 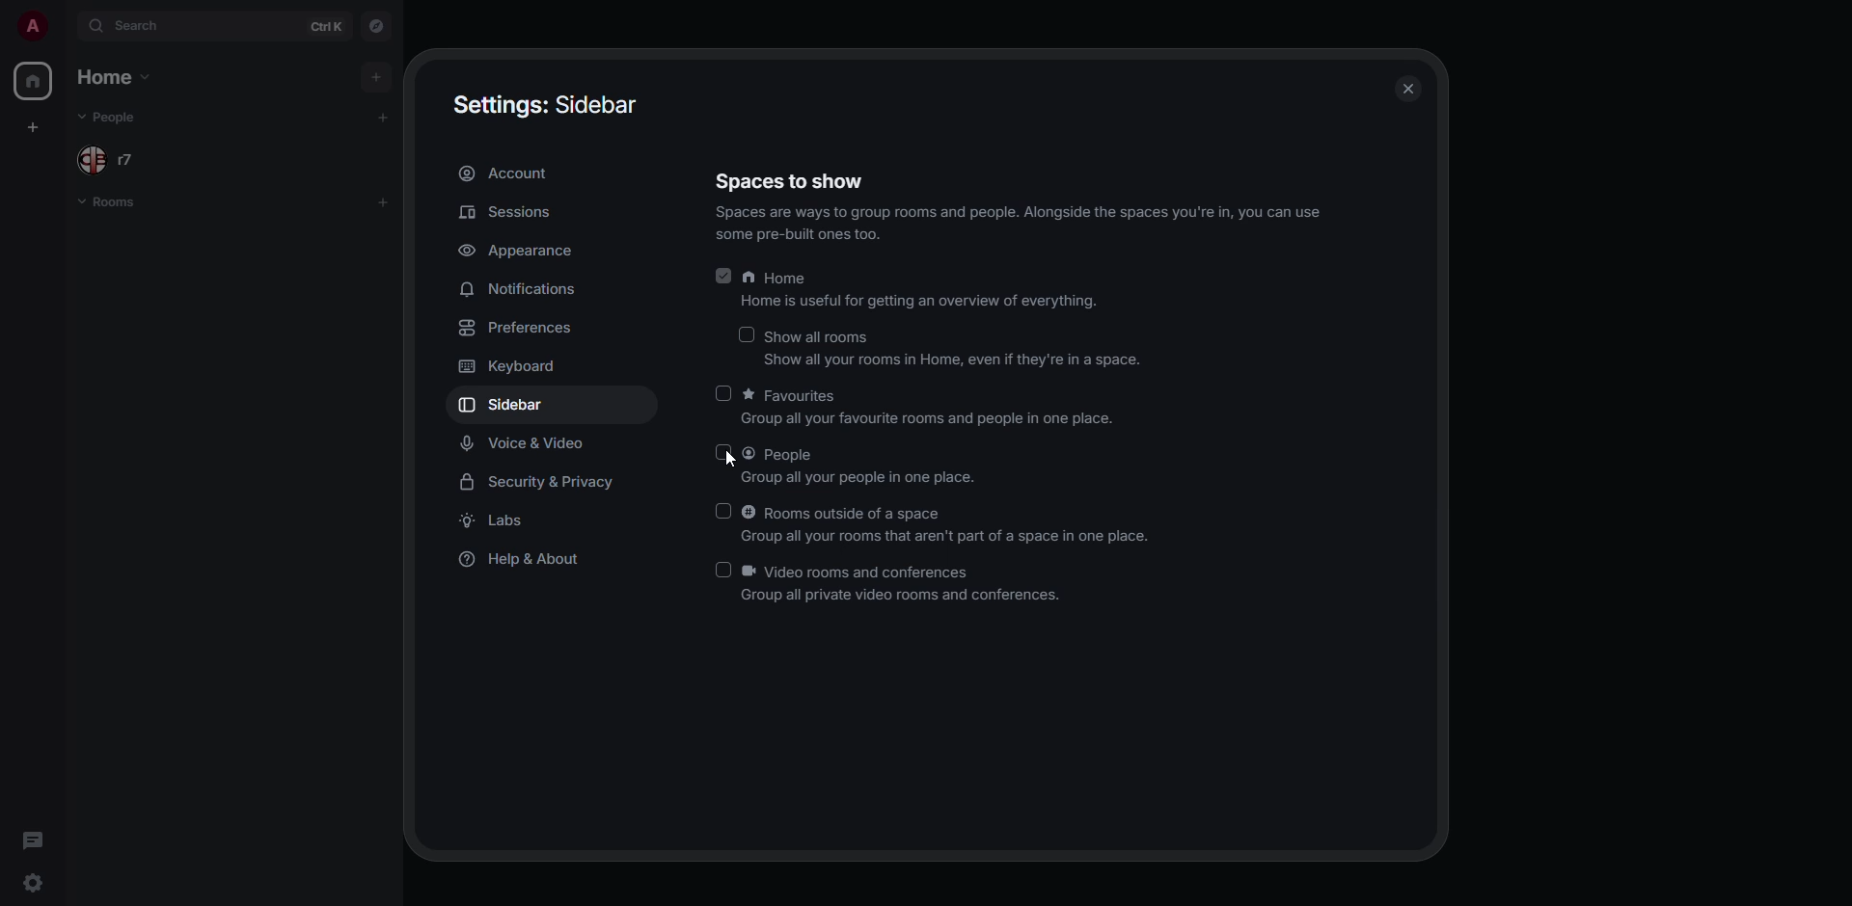 What do you see at coordinates (527, 560) in the screenshot?
I see `help & about` at bounding box center [527, 560].